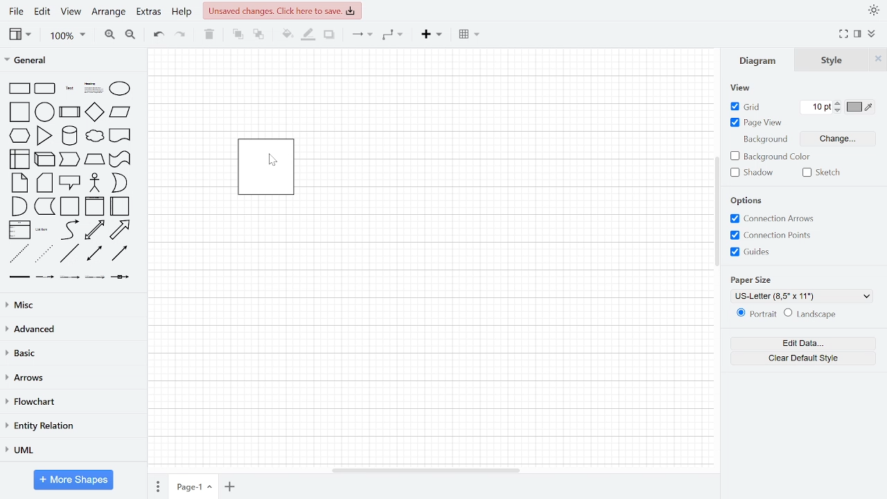 This screenshot has width=887, height=499. Describe the element at coordinates (71, 207) in the screenshot. I see `container` at that location.